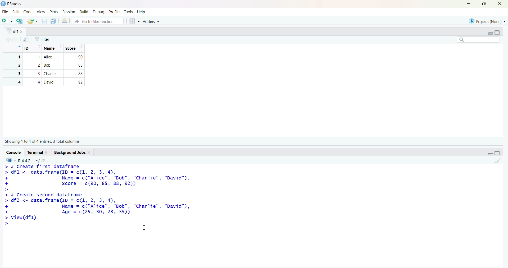  Describe the element at coordinates (46, 65) in the screenshot. I see `2 2 Bob 85` at that location.